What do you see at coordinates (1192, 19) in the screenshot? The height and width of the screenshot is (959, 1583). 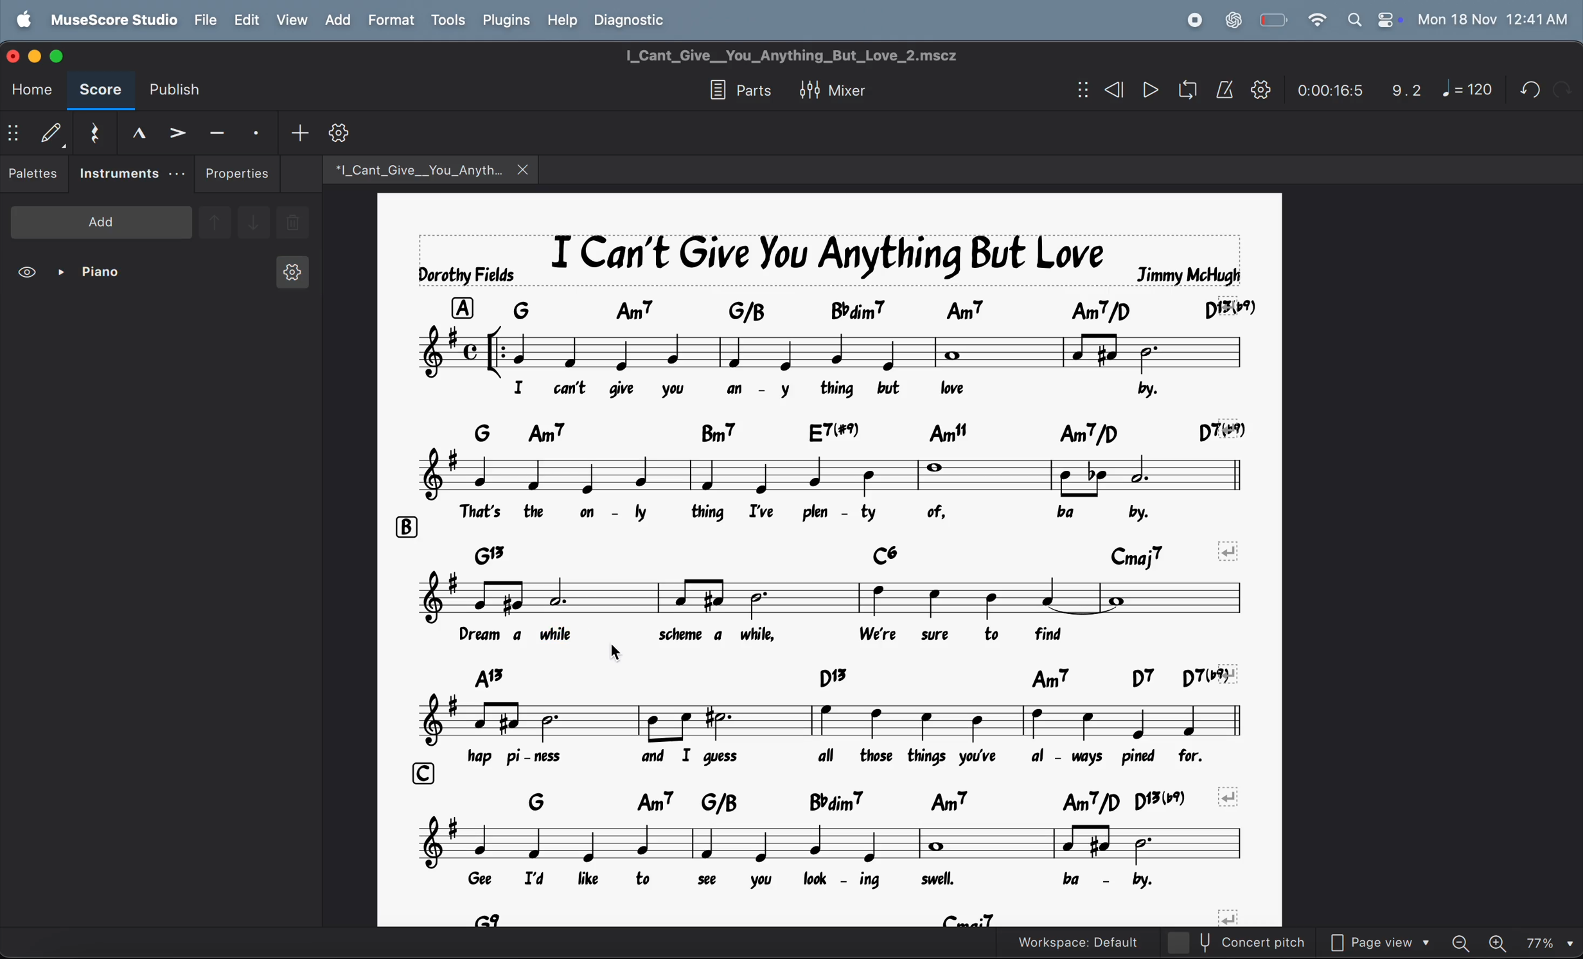 I see `record` at bounding box center [1192, 19].